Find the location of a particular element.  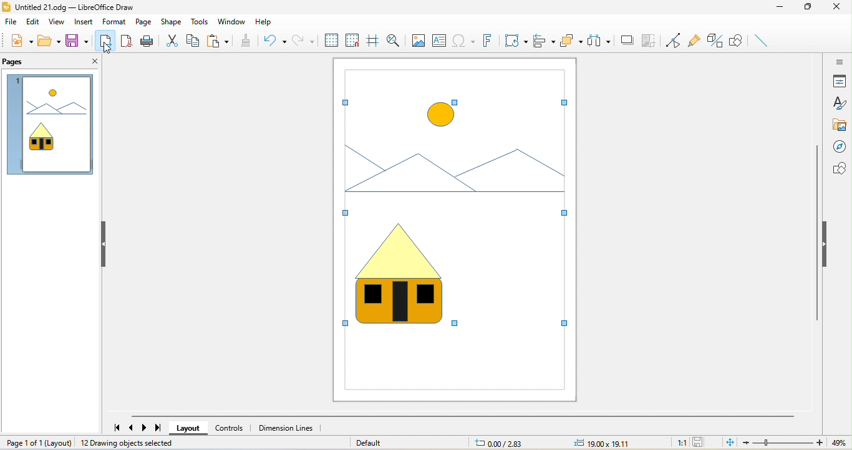

page is located at coordinates (144, 22).